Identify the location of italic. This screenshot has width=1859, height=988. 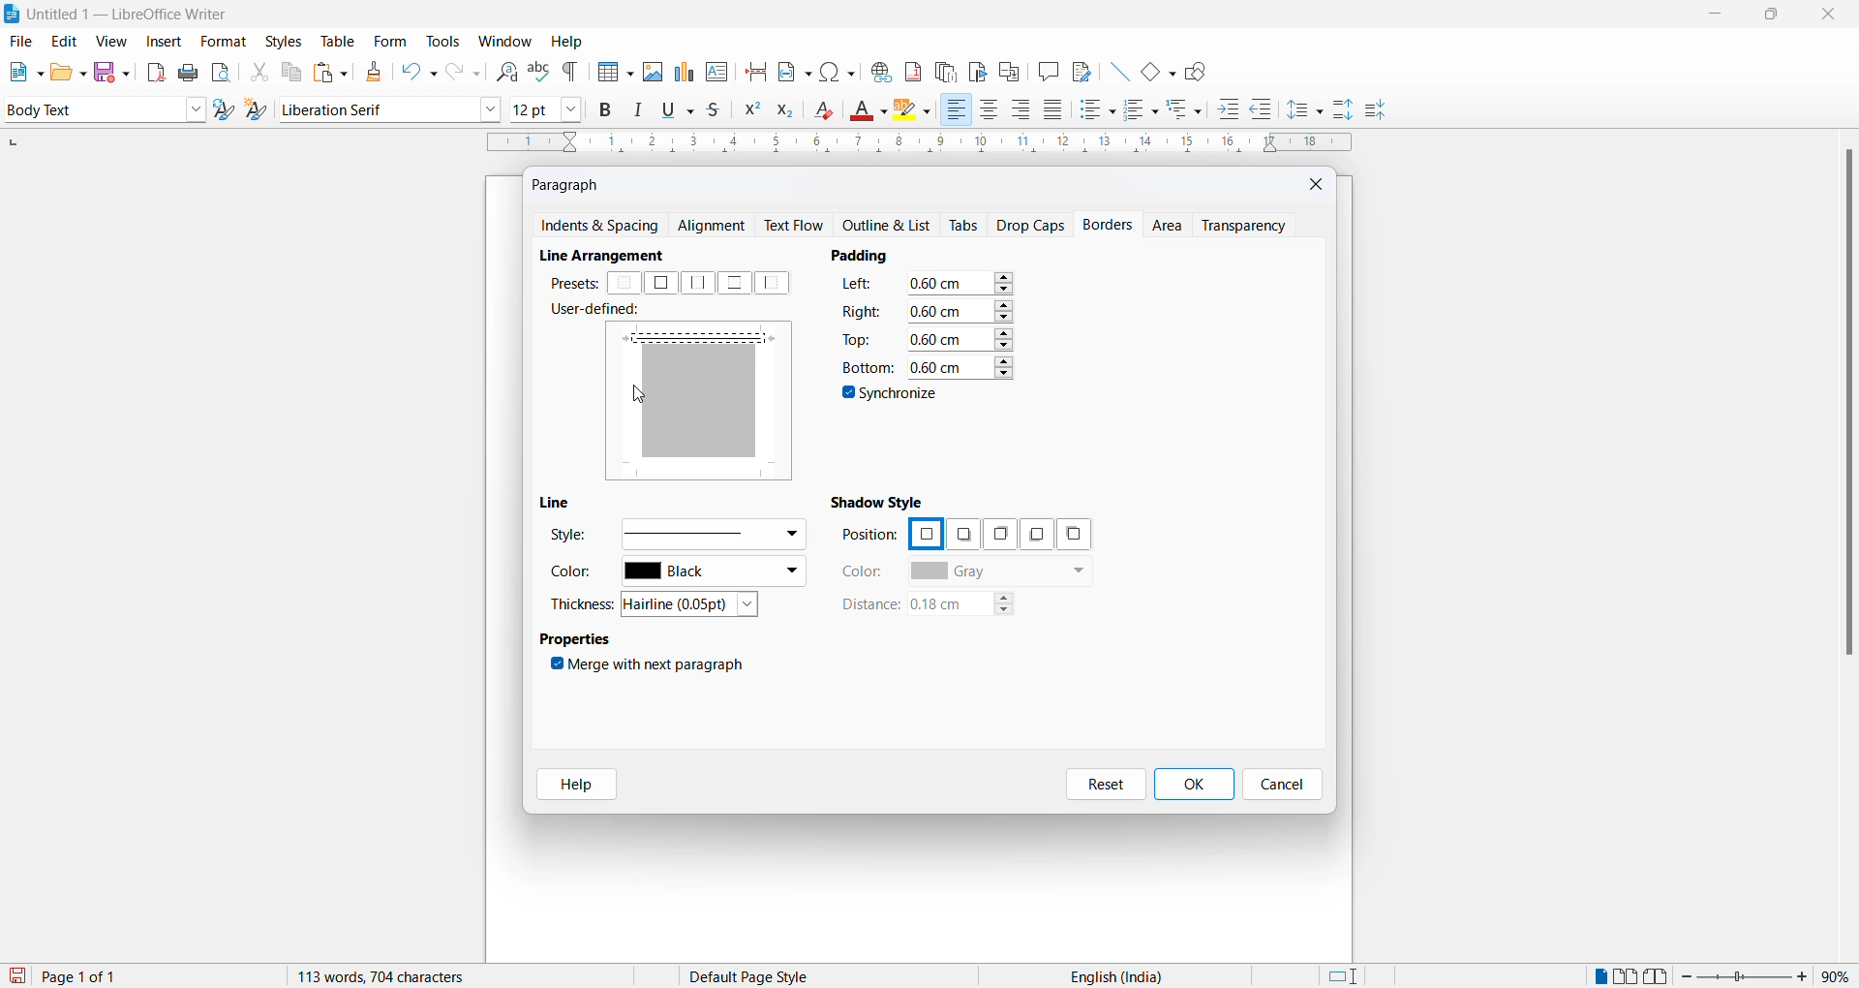
(642, 110).